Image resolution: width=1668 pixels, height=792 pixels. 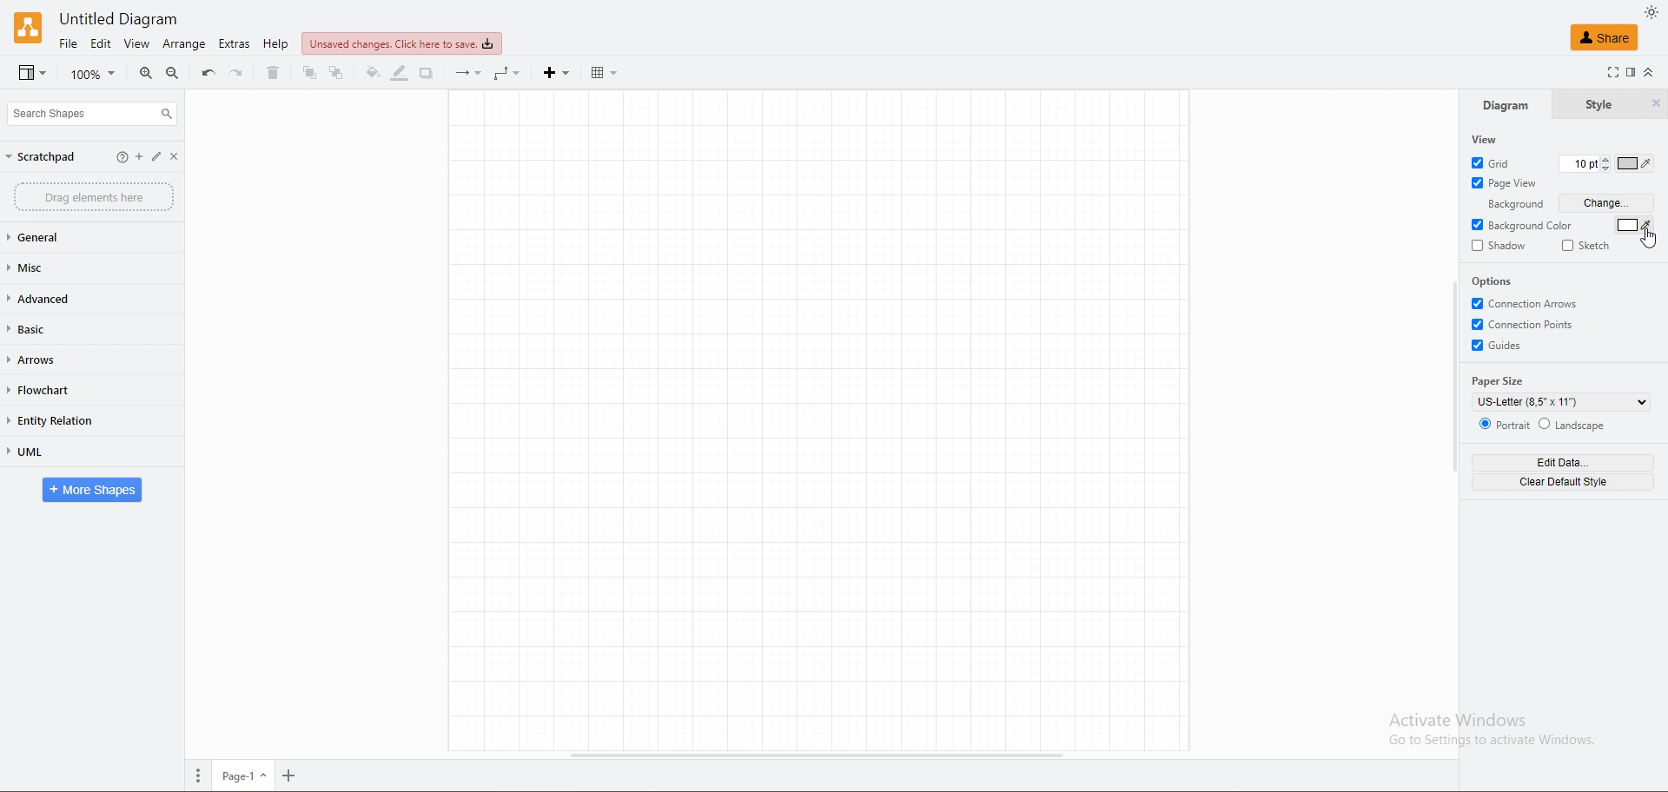 What do you see at coordinates (1566, 481) in the screenshot?
I see `clear default style` at bounding box center [1566, 481].